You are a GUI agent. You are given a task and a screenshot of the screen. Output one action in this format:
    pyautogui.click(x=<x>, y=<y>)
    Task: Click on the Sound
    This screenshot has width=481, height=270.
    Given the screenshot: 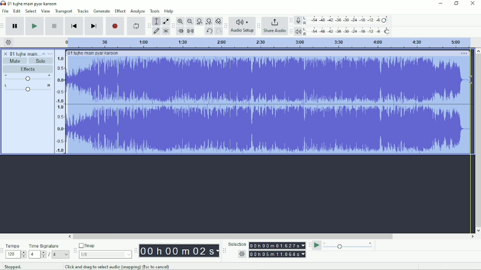 What is the action you would take?
    pyautogui.click(x=59, y=102)
    